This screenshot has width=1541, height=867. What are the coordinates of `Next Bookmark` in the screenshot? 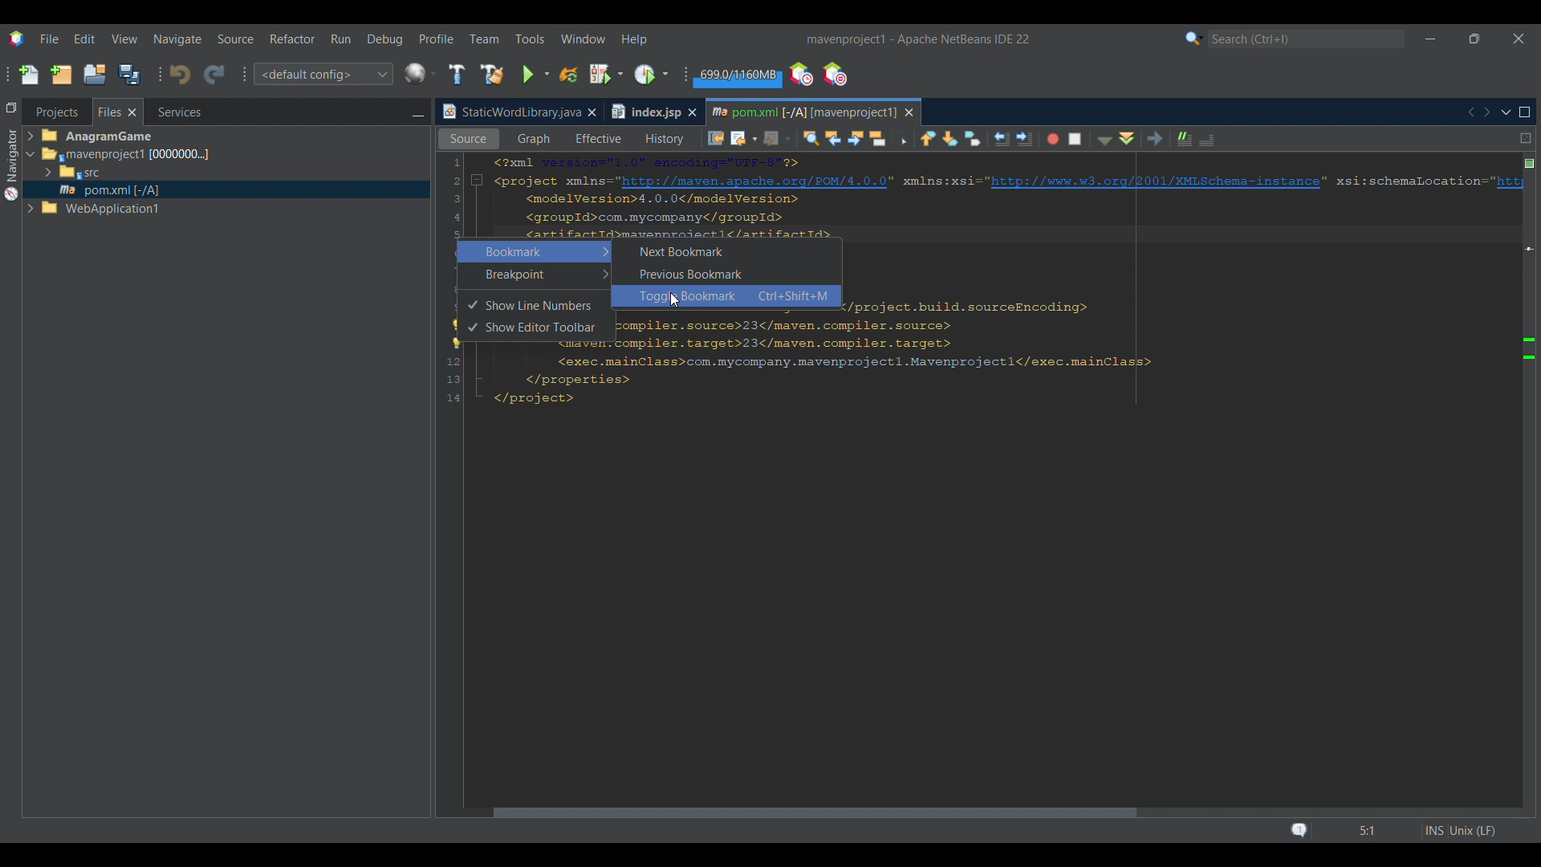 It's located at (726, 250).